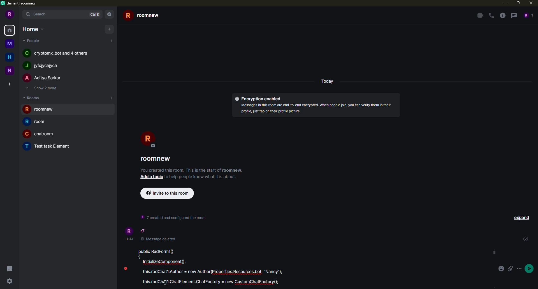  Describe the element at coordinates (19, 3) in the screenshot. I see `element` at that location.